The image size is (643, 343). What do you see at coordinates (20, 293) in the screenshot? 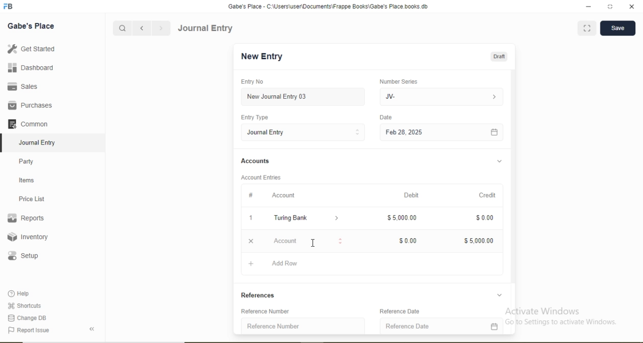
I see `Help` at bounding box center [20, 293].